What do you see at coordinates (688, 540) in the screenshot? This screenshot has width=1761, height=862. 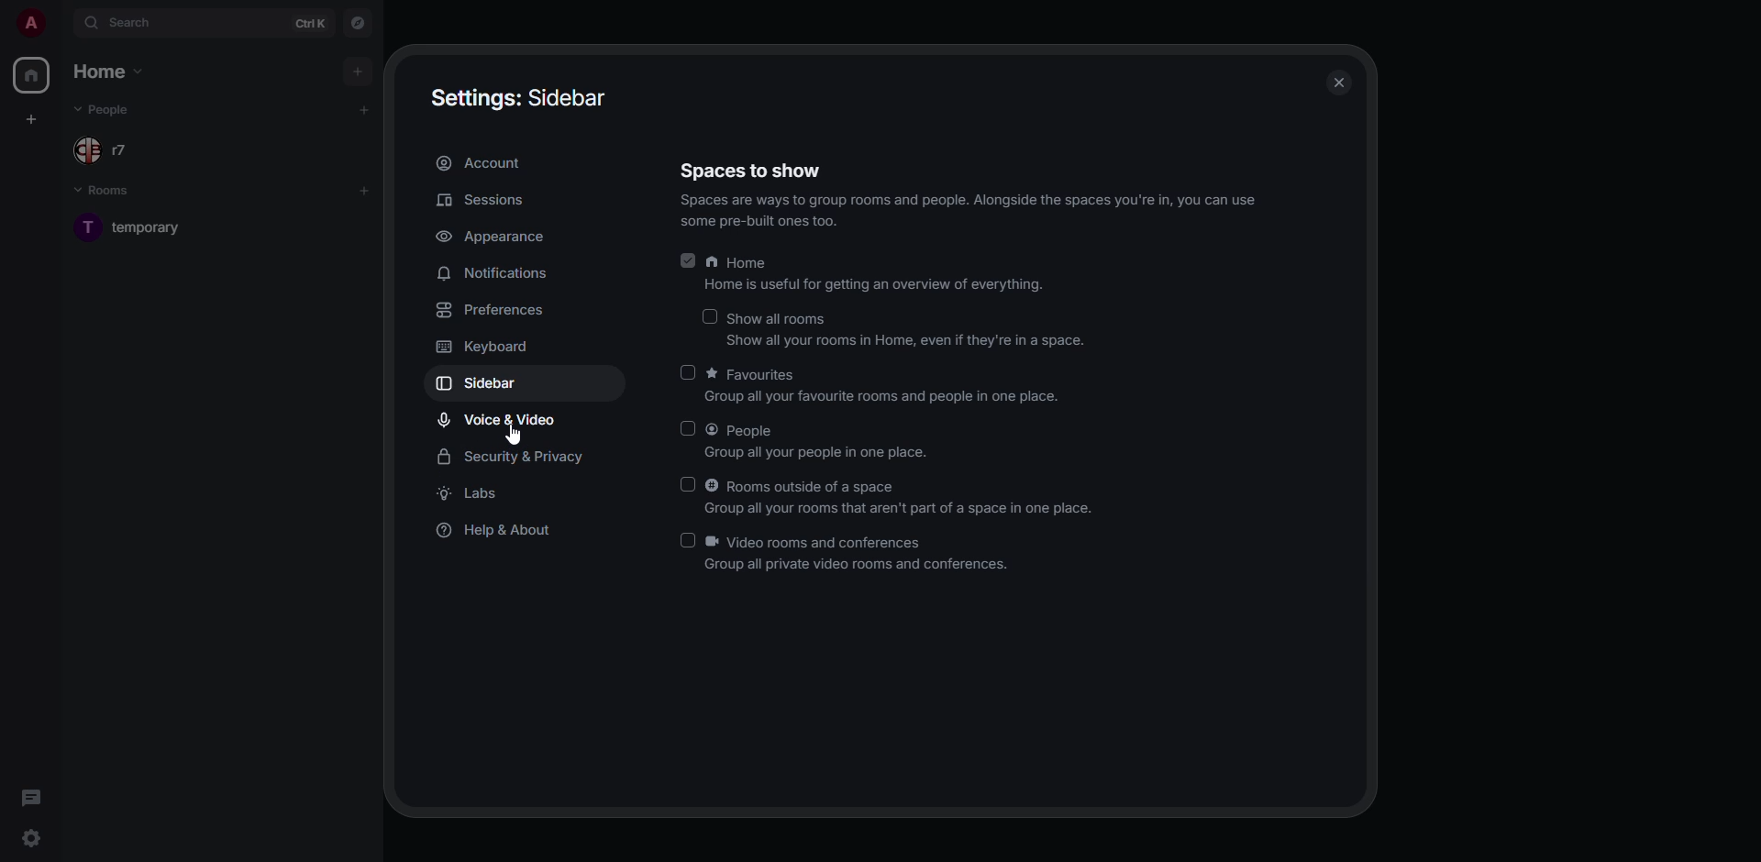 I see `click to enable` at bounding box center [688, 540].